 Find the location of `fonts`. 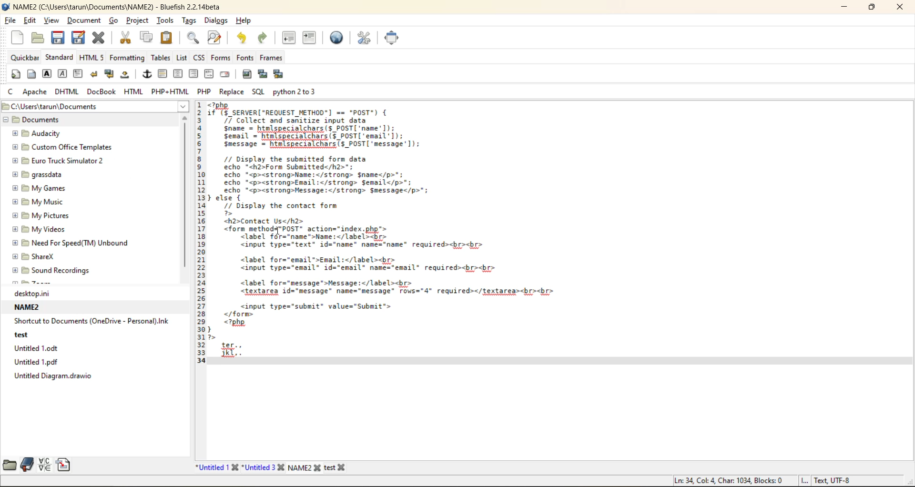

fonts is located at coordinates (242, 57).